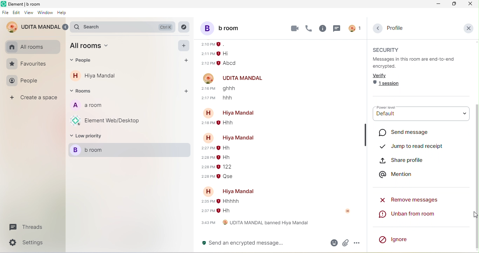 This screenshot has width=479, height=253. I want to click on unban from room, so click(418, 216).